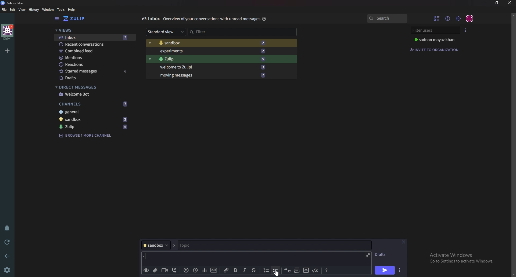  I want to click on welcome bot, so click(93, 94).